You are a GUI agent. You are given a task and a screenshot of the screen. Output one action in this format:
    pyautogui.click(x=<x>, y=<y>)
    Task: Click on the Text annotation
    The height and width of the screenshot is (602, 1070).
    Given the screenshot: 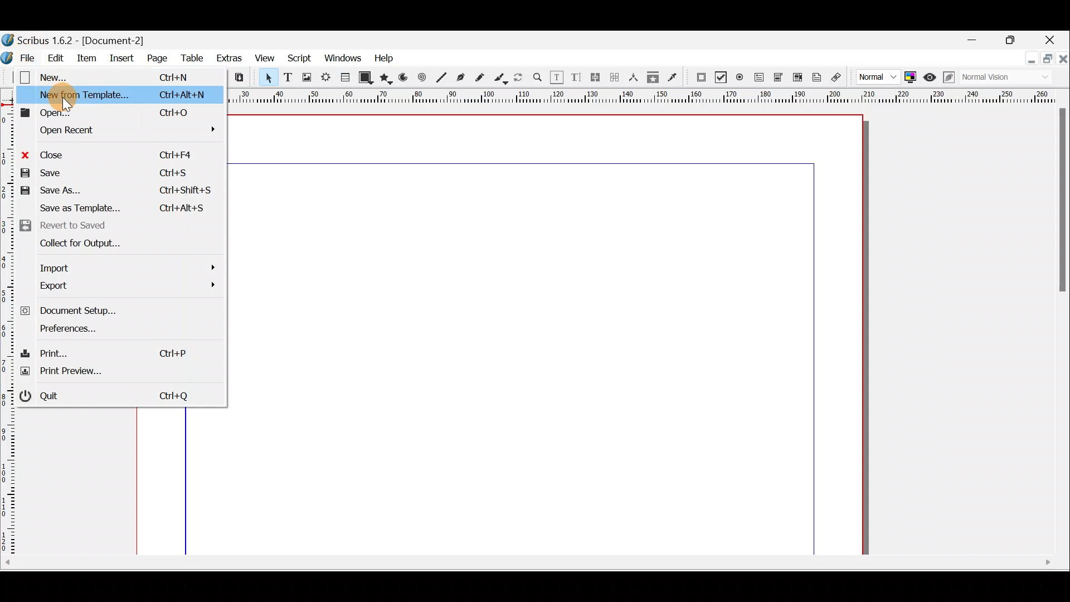 What is the action you would take?
    pyautogui.click(x=816, y=78)
    